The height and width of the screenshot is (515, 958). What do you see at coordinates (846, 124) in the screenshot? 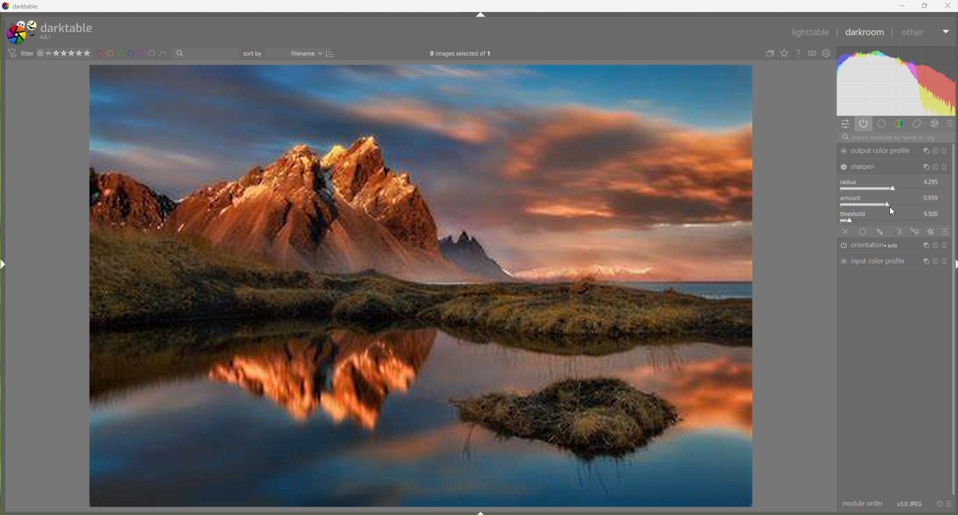
I see `Quick access panel` at bounding box center [846, 124].